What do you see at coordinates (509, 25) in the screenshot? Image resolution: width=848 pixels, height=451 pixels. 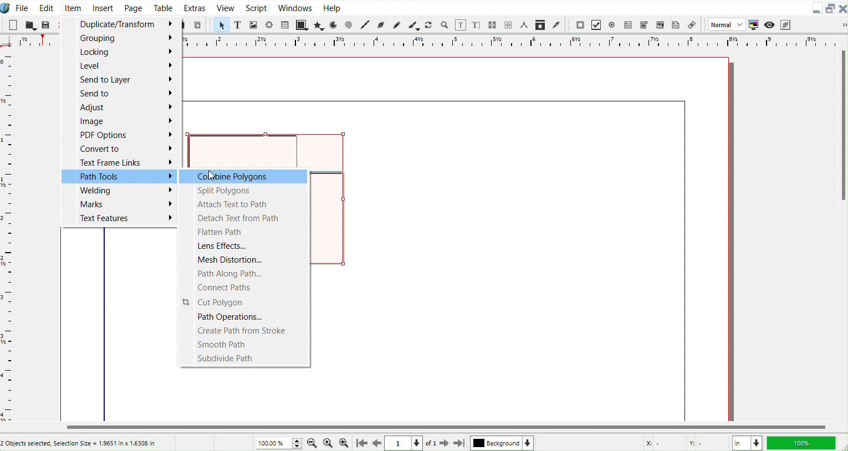 I see `Unlink frame work` at bounding box center [509, 25].